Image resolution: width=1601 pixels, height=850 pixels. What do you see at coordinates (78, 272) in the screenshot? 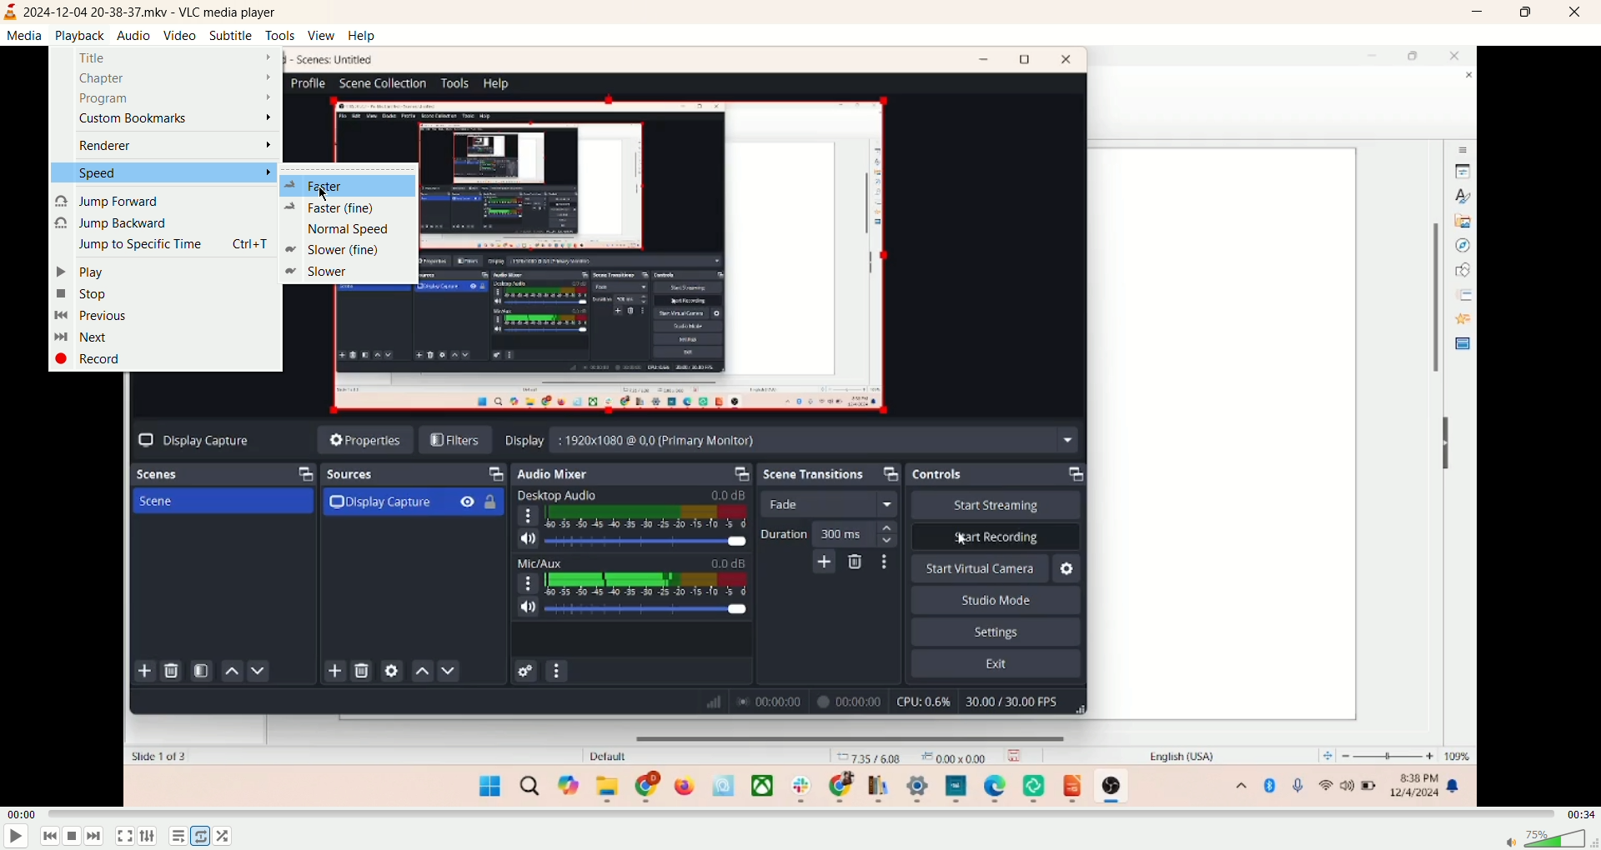
I see `play` at bounding box center [78, 272].